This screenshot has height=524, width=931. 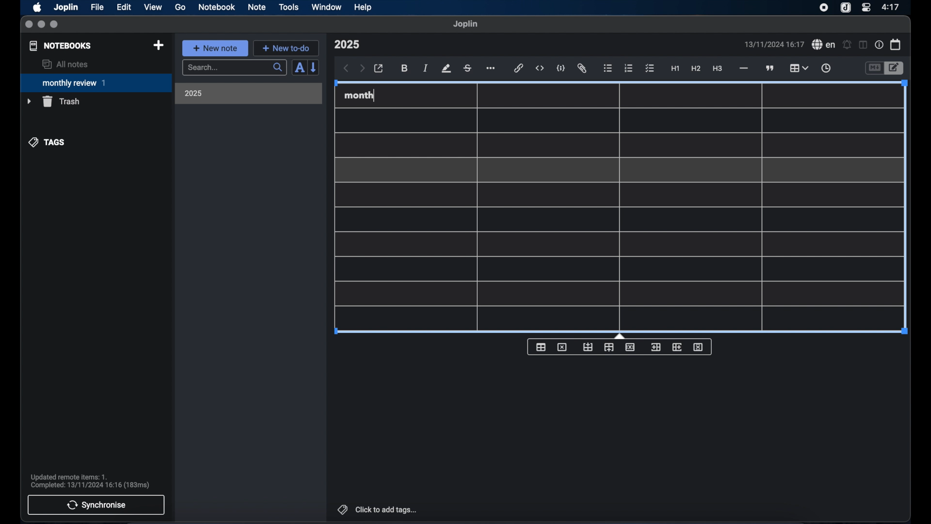 I want to click on 2025, so click(x=193, y=93).